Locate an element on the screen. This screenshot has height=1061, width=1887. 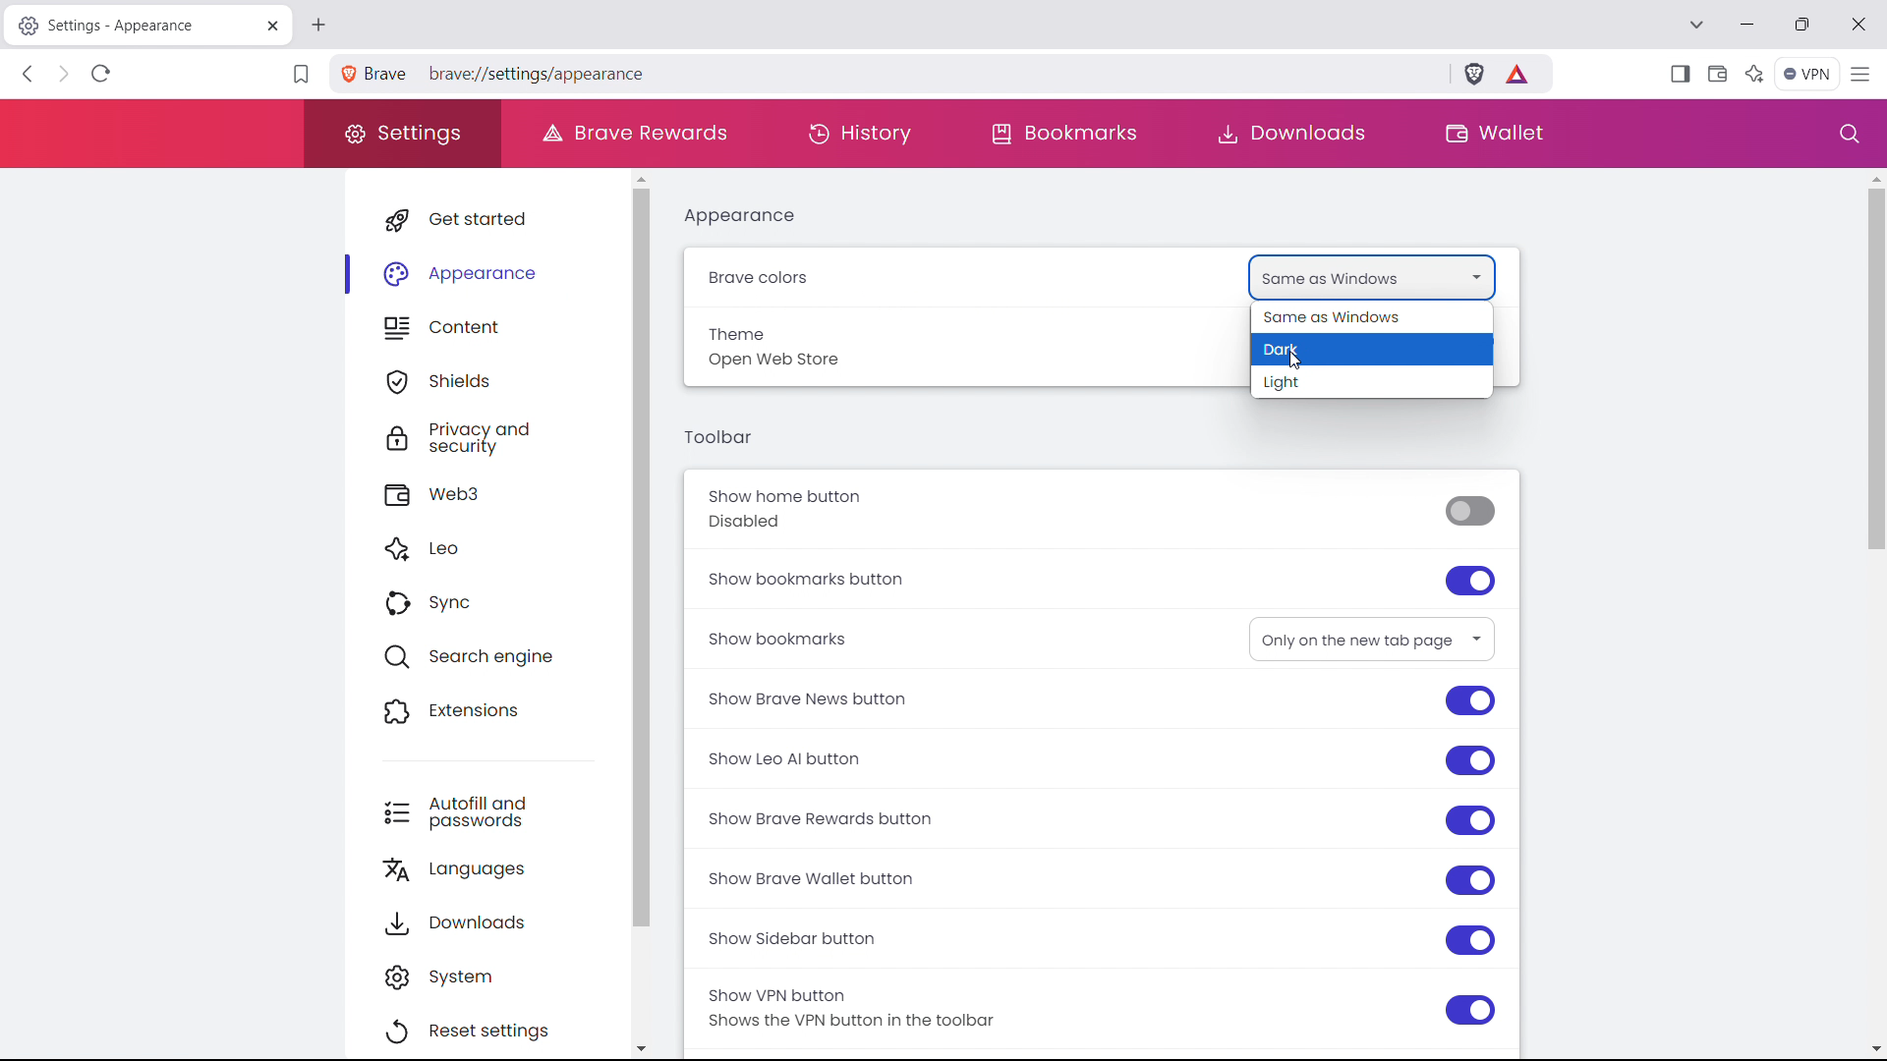
refresh page is located at coordinates (100, 74).